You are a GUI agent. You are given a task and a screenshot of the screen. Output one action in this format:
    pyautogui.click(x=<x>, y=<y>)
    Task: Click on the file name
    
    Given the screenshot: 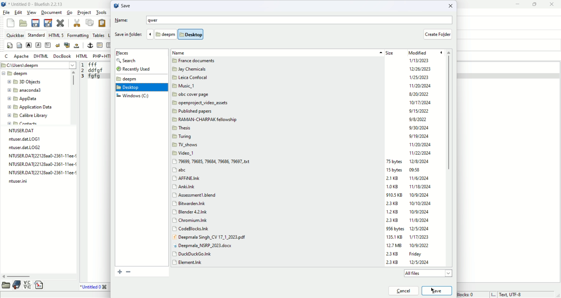 What is the action you would take?
    pyautogui.click(x=29, y=140)
    